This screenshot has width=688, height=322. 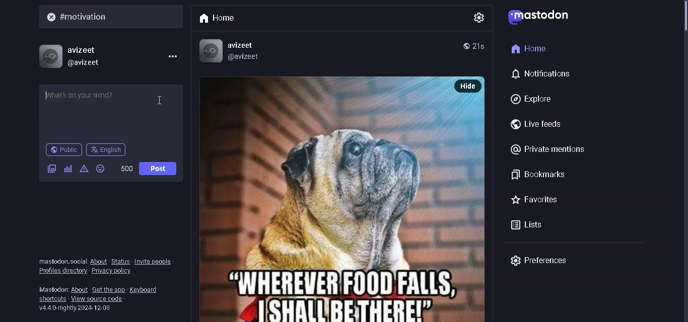 What do you see at coordinates (481, 46) in the screenshot?
I see `time posted` at bounding box center [481, 46].